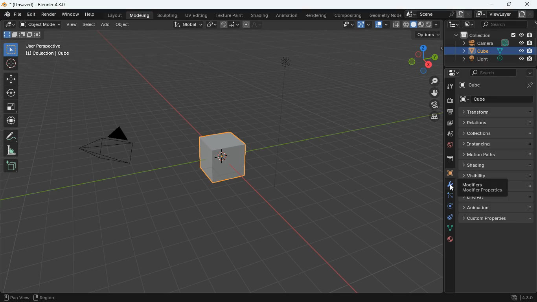  Describe the element at coordinates (502, 14) in the screenshot. I see `viewlayer` at that location.